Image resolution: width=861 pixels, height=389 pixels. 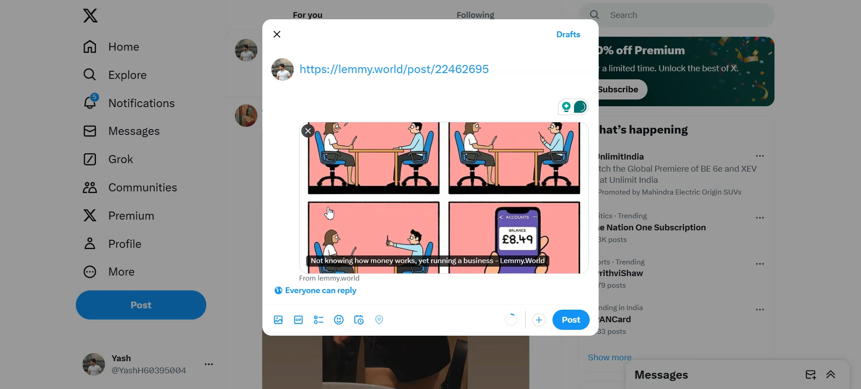 I want to click on options, so click(x=761, y=156).